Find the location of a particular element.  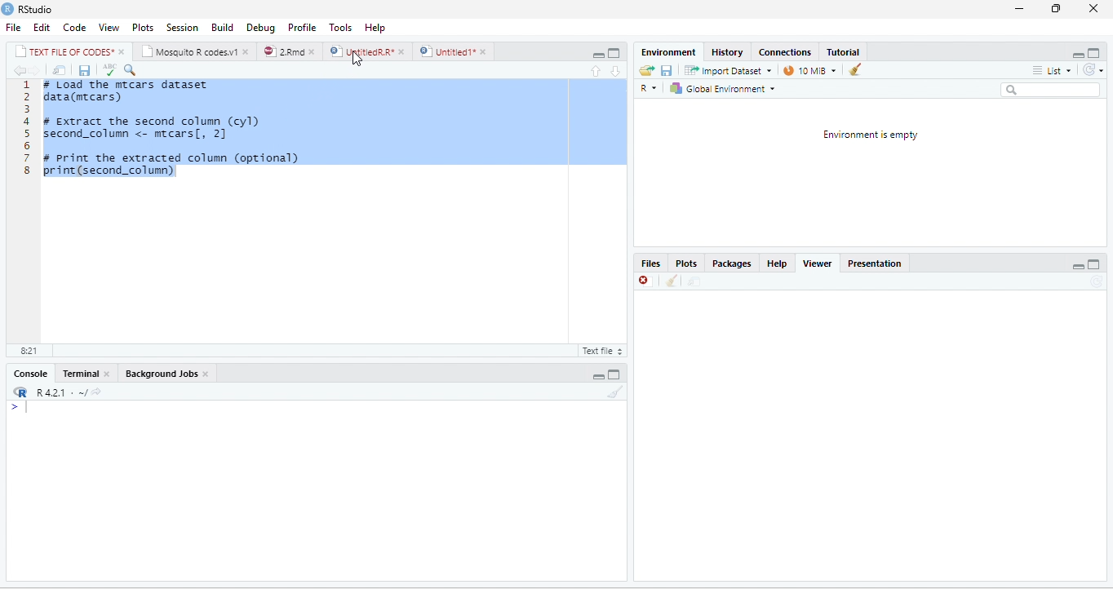

close is located at coordinates (313, 51).